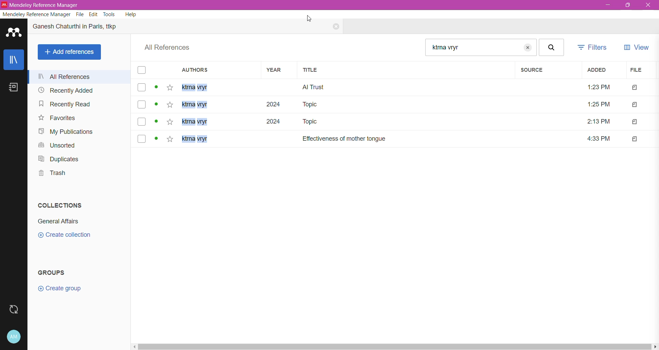  I want to click on Close, so click(648, 5).